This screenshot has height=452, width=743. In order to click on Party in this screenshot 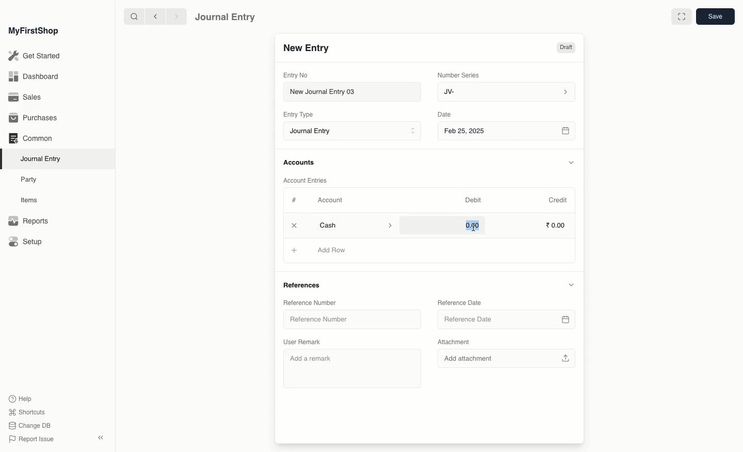, I will do `click(29, 179)`.